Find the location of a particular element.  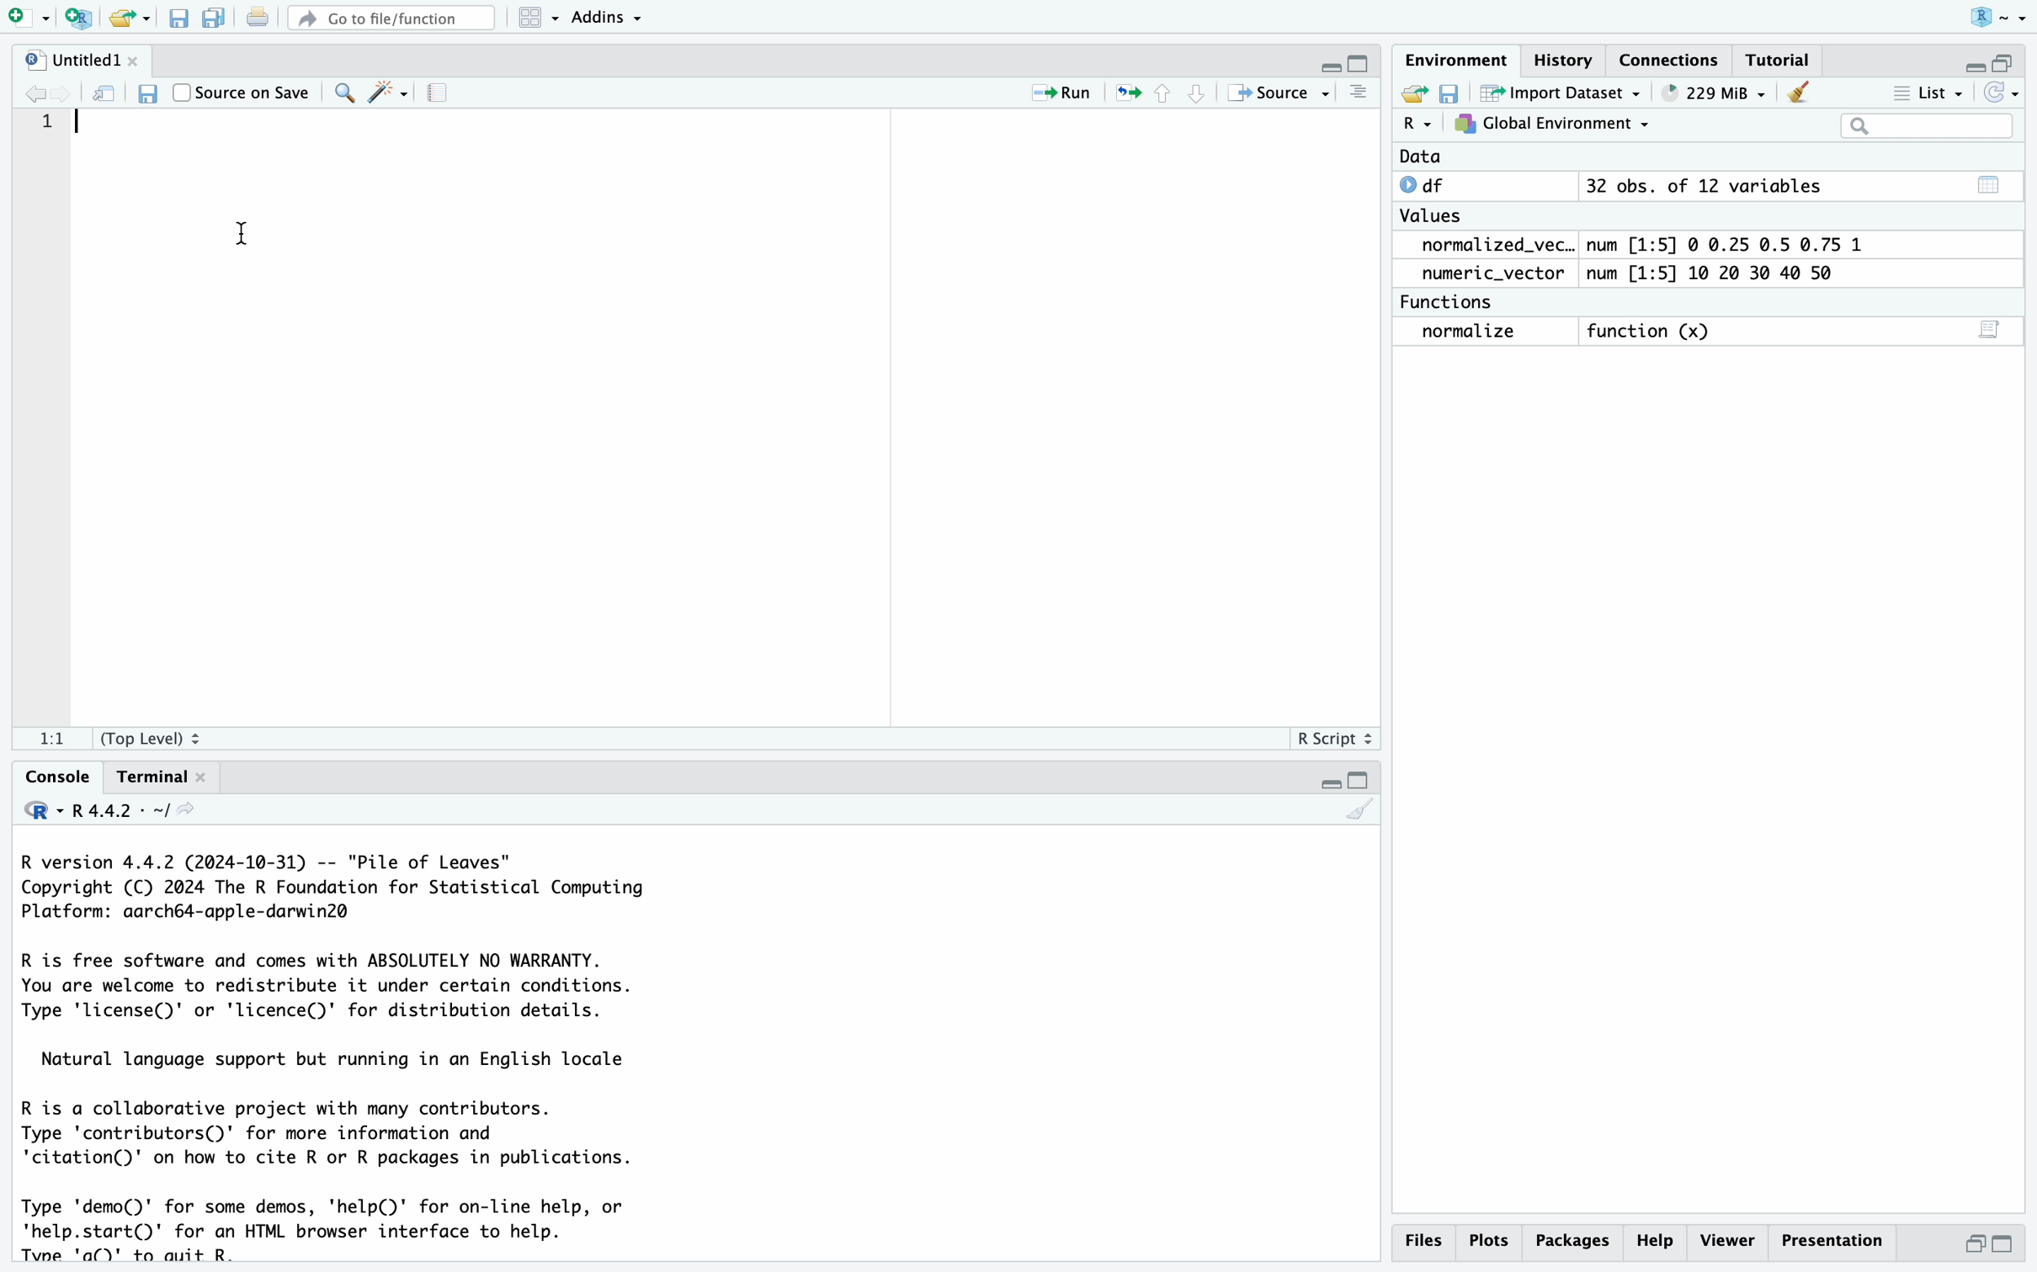

(Top Level) is located at coordinates (148, 742).